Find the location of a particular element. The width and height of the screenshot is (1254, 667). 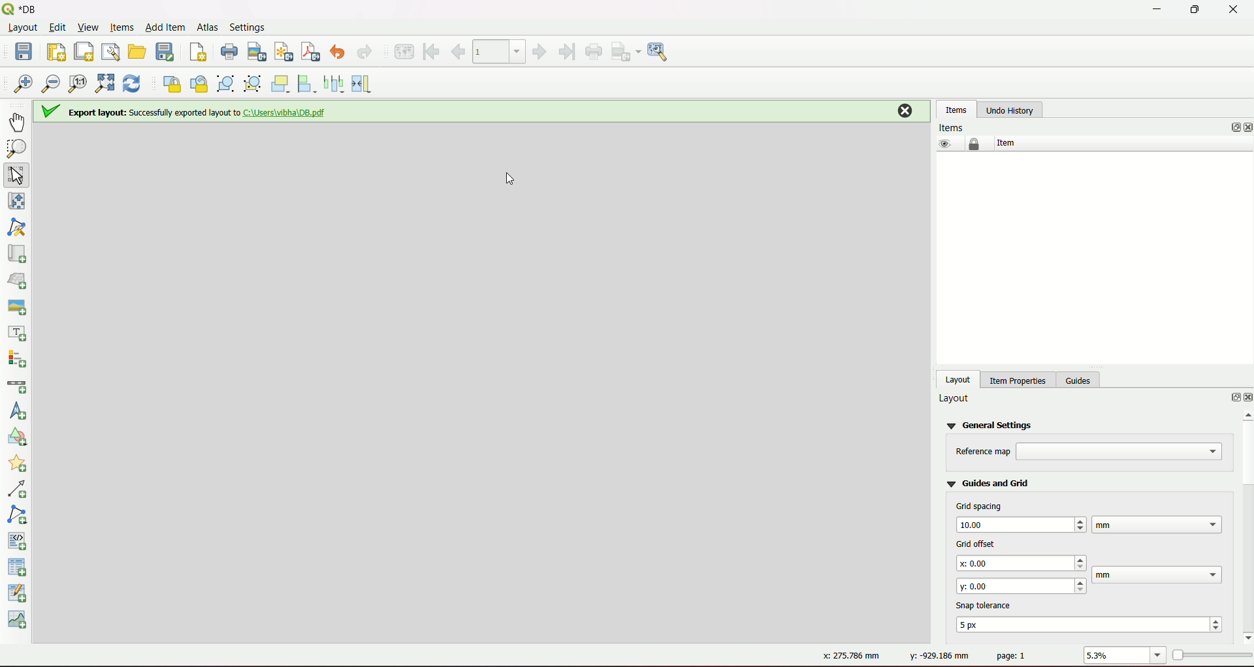

duplicate layout is located at coordinates (84, 51).